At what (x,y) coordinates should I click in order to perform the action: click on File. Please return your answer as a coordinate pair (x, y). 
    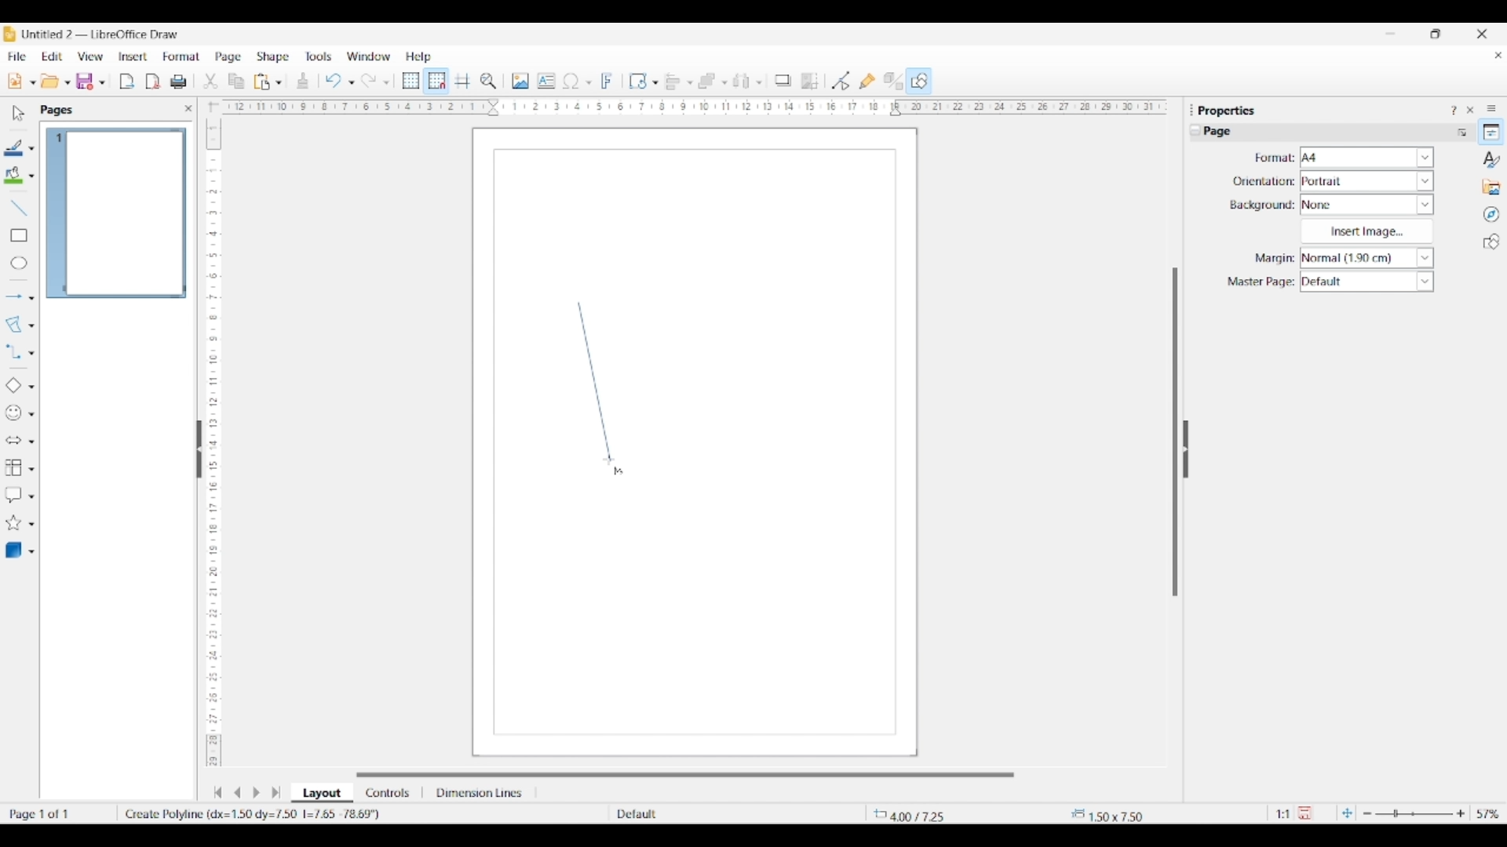
    Looking at the image, I should click on (16, 56).